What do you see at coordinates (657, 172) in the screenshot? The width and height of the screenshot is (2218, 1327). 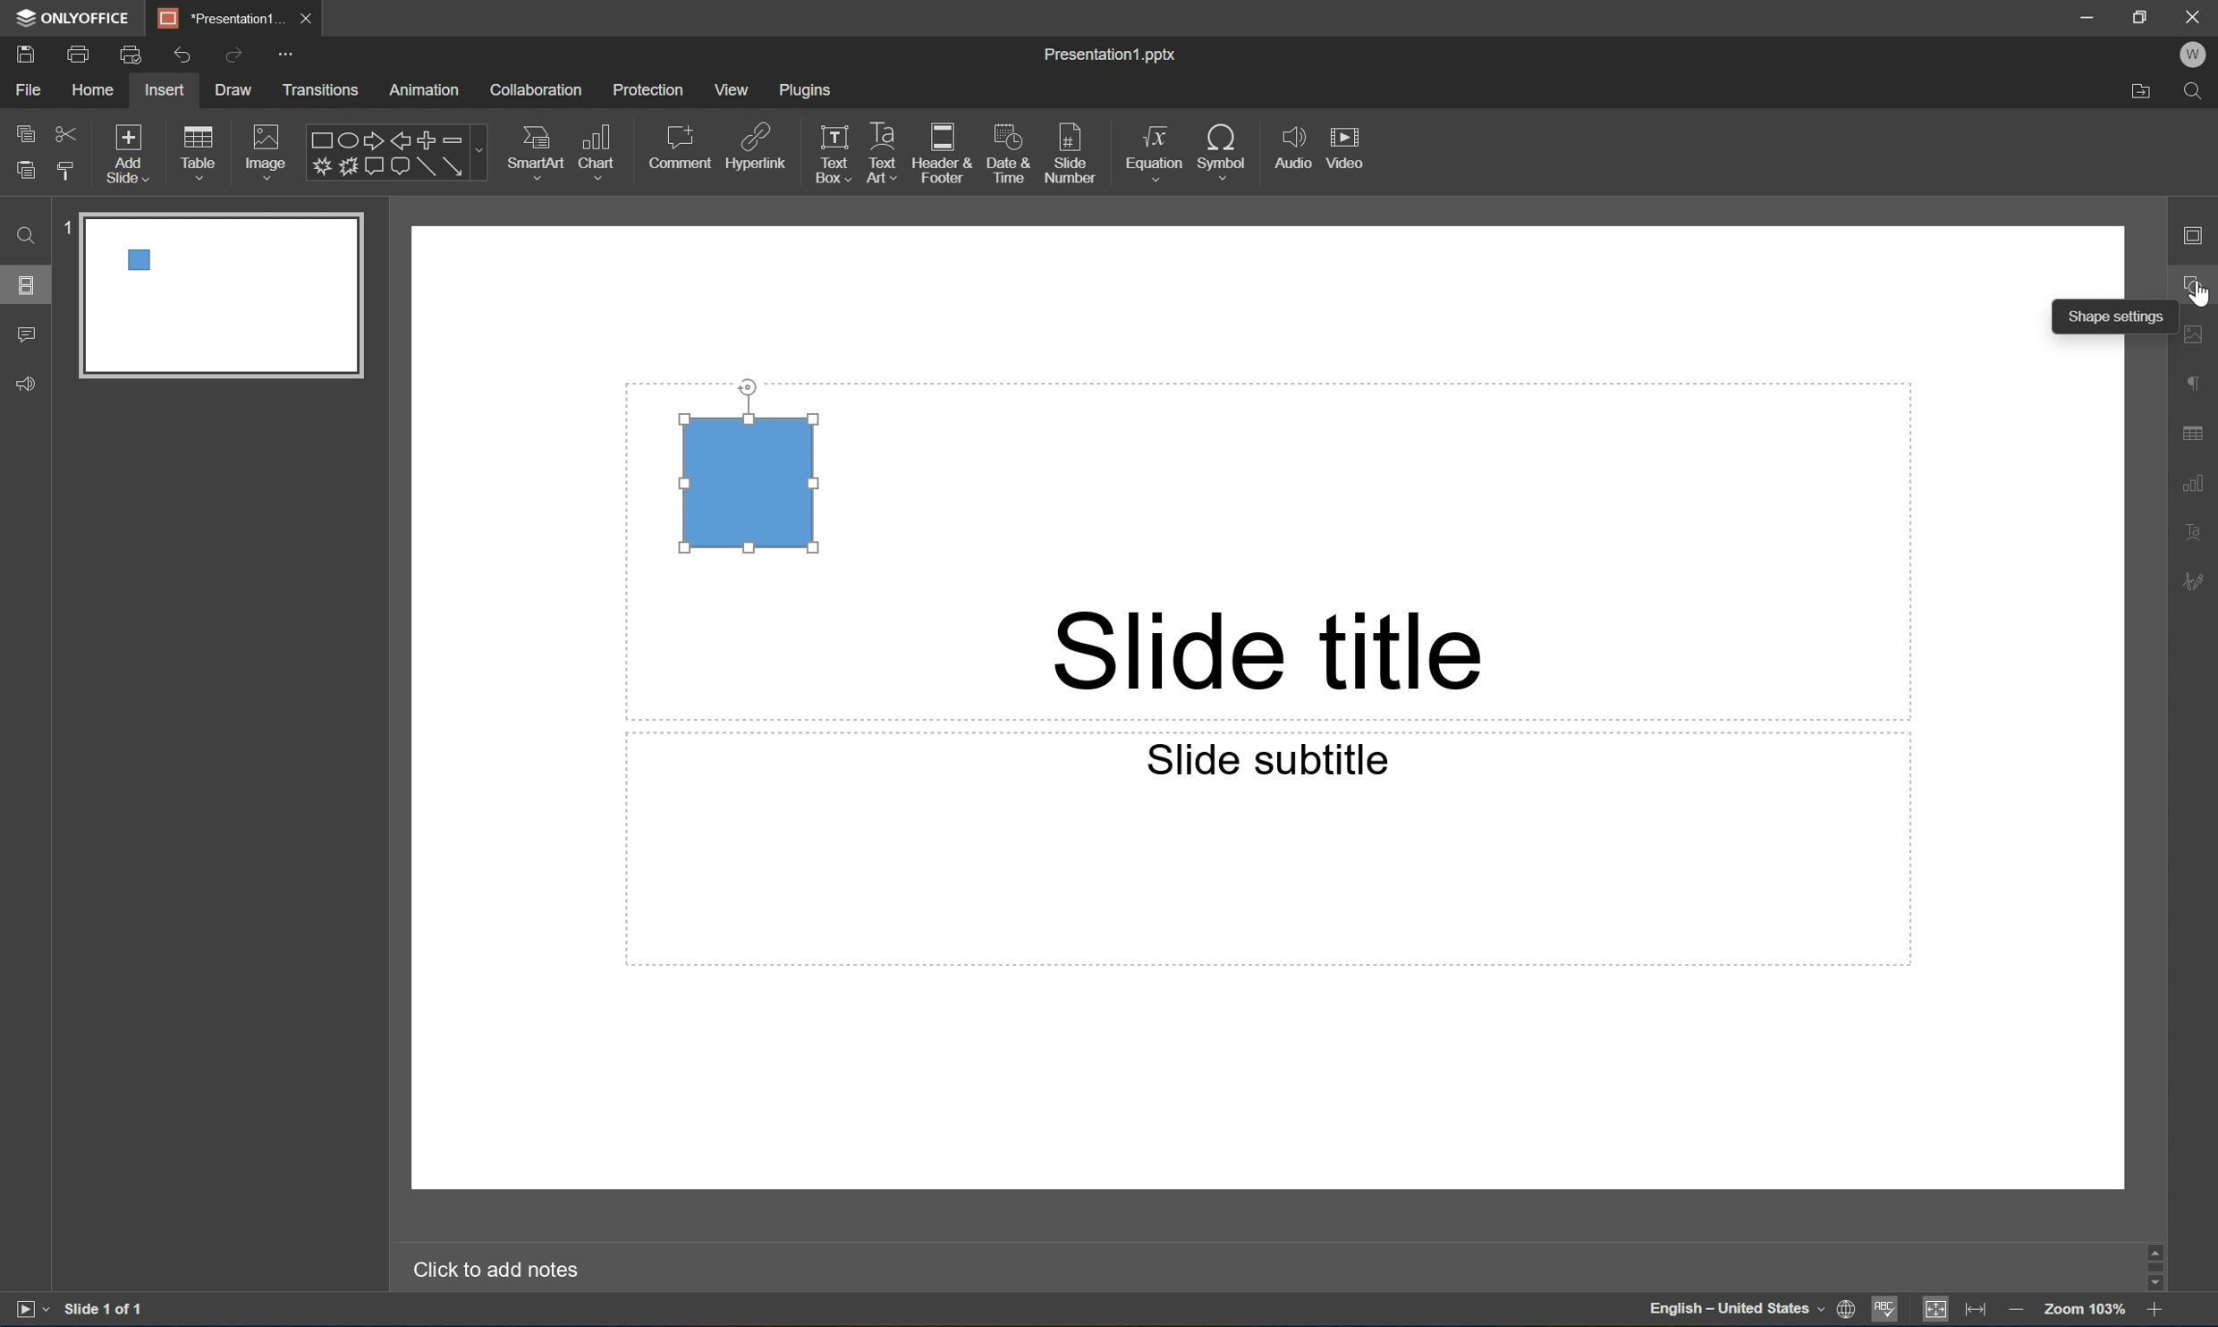 I see `Line spacing` at bounding box center [657, 172].